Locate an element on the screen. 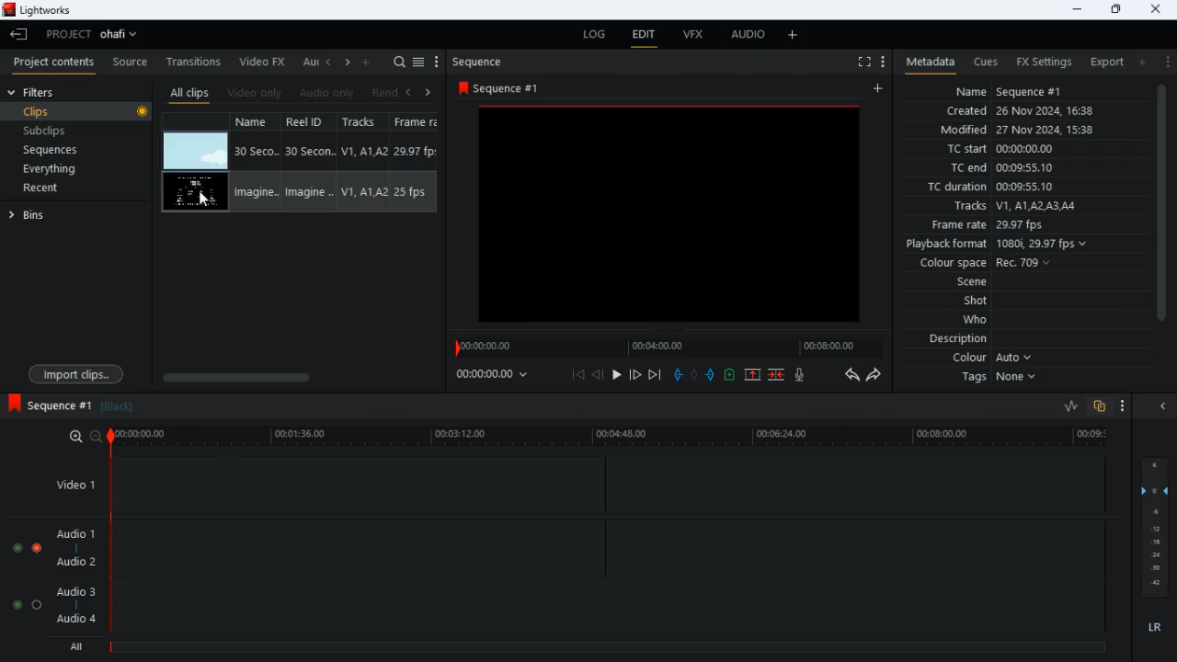 The image size is (1177, 662). backwards is located at coordinates (851, 375).